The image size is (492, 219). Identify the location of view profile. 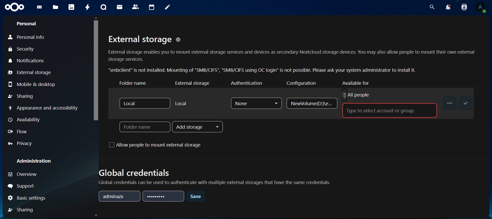
(480, 8).